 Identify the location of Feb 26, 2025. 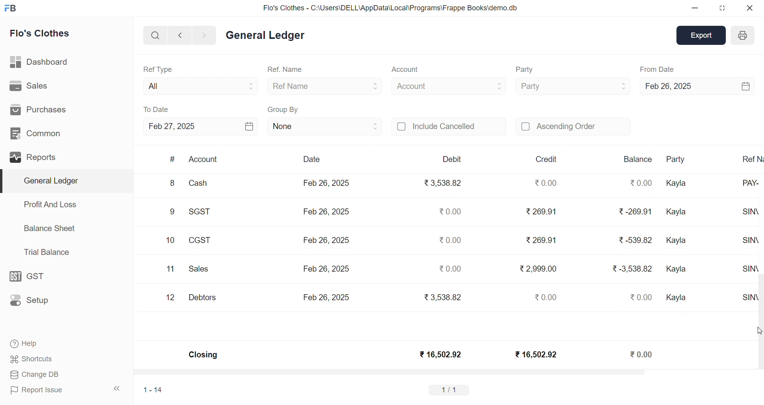
(326, 183).